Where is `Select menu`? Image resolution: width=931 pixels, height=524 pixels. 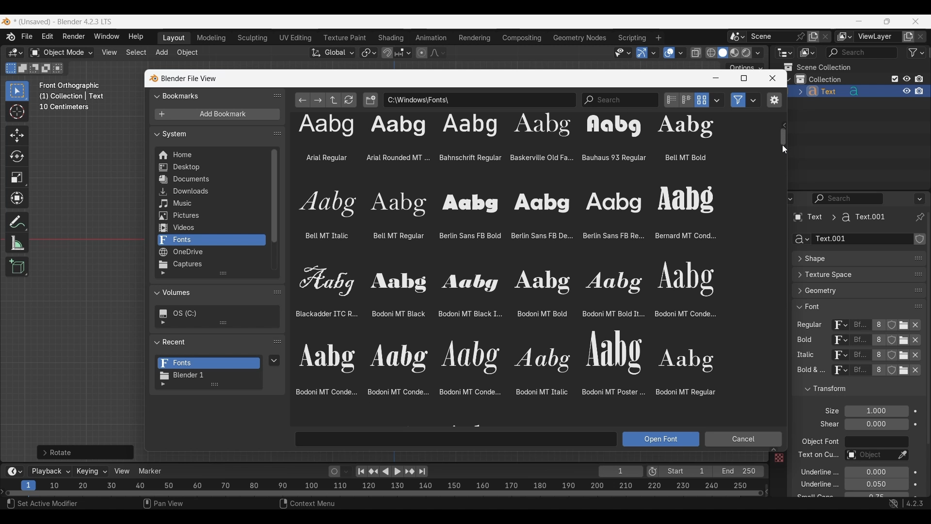 Select menu is located at coordinates (136, 53).